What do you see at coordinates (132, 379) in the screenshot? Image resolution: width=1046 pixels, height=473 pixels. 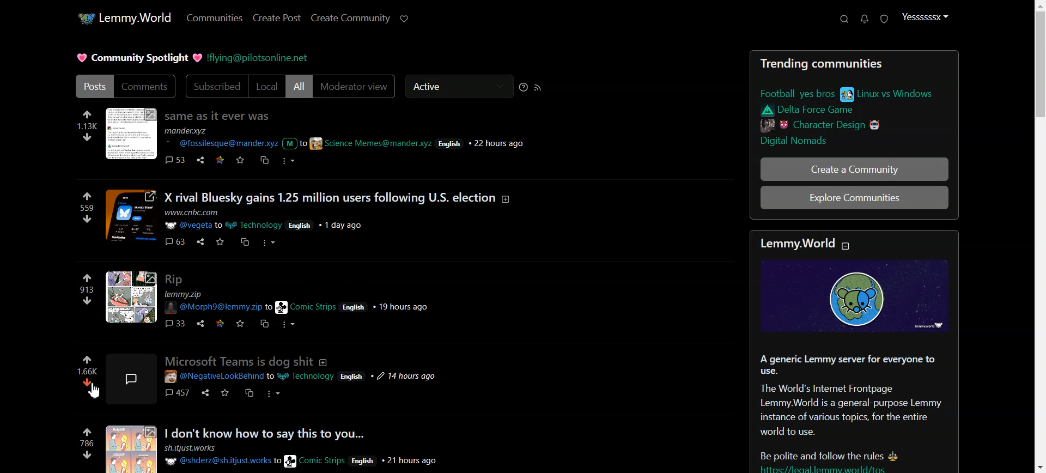 I see `Profile` at bounding box center [132, 379].